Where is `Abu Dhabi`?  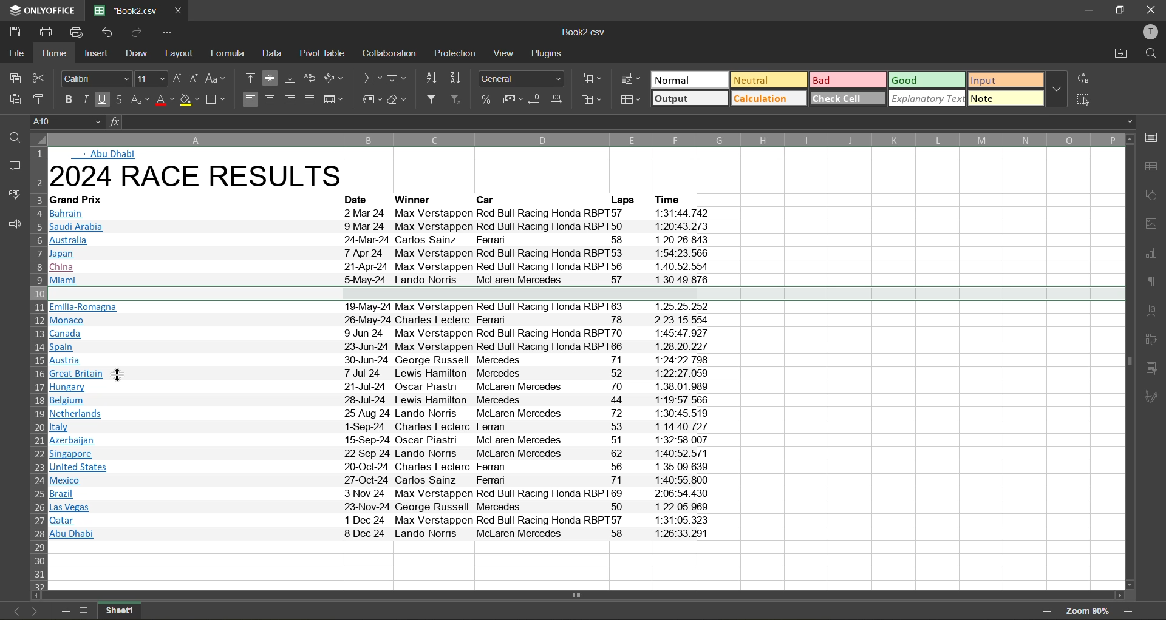 Abu Dhabi is located at coordinates (112, 155).